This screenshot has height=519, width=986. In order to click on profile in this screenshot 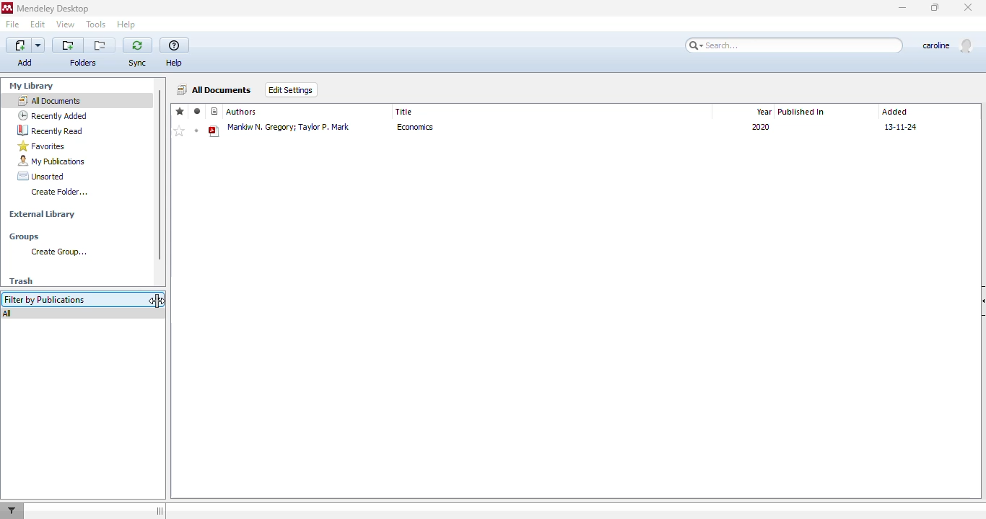, I will do `click(946, 45)`.